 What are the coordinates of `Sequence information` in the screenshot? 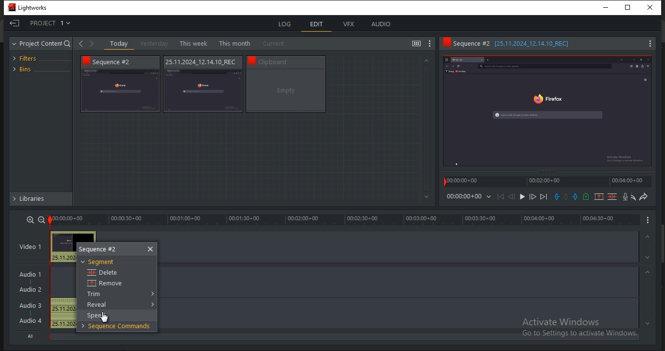 It's located at (293, 61).